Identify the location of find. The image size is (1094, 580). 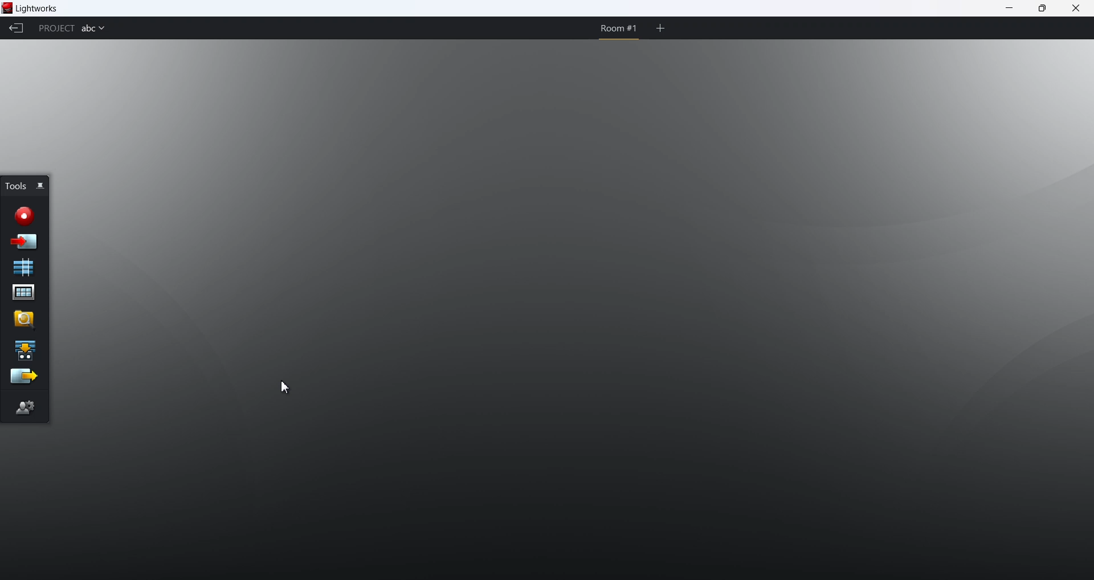
(23, 319).